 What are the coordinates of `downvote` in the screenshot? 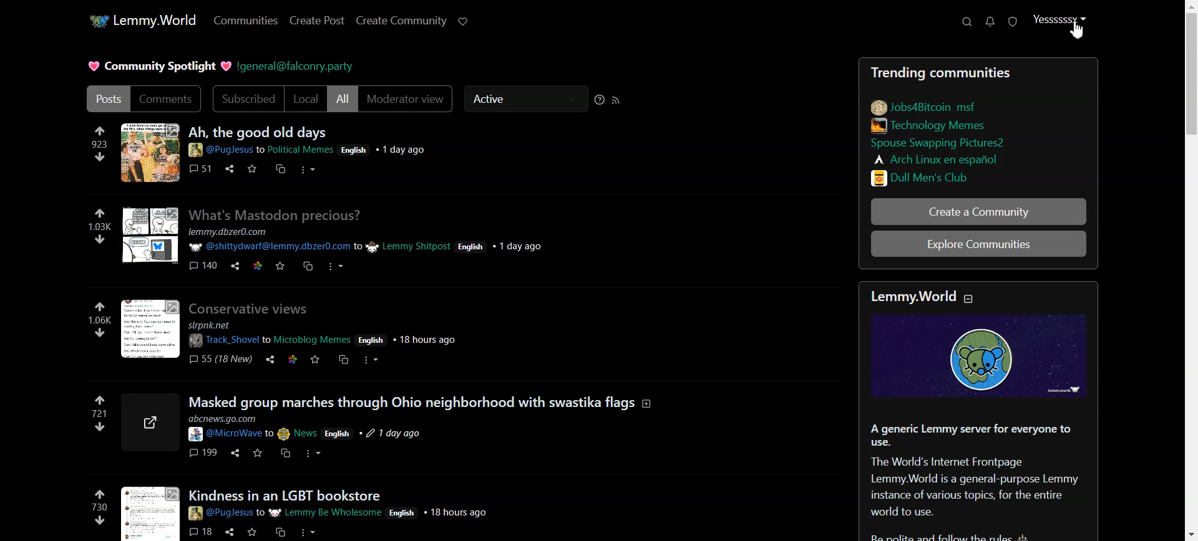 It's located at (99, 427).